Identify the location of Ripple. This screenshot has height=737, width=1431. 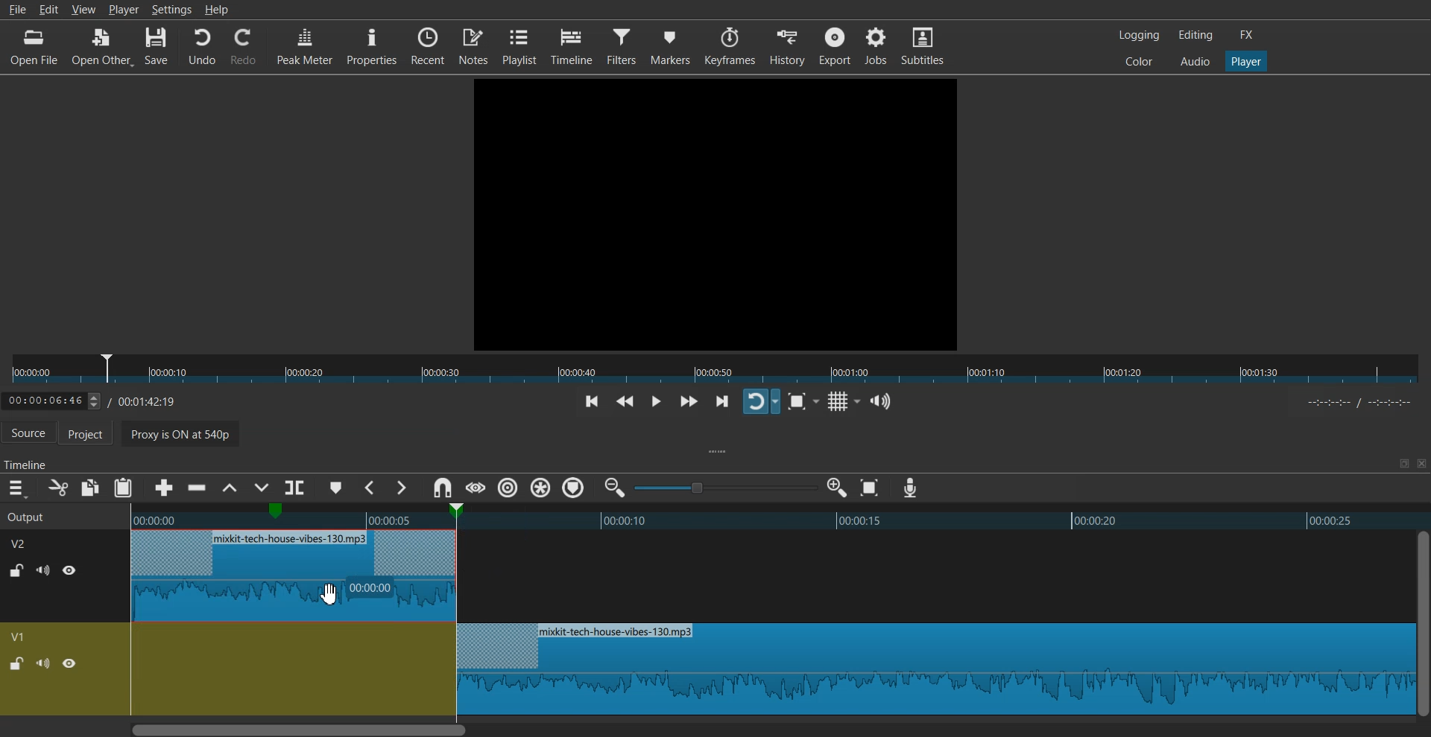
(508, 488).